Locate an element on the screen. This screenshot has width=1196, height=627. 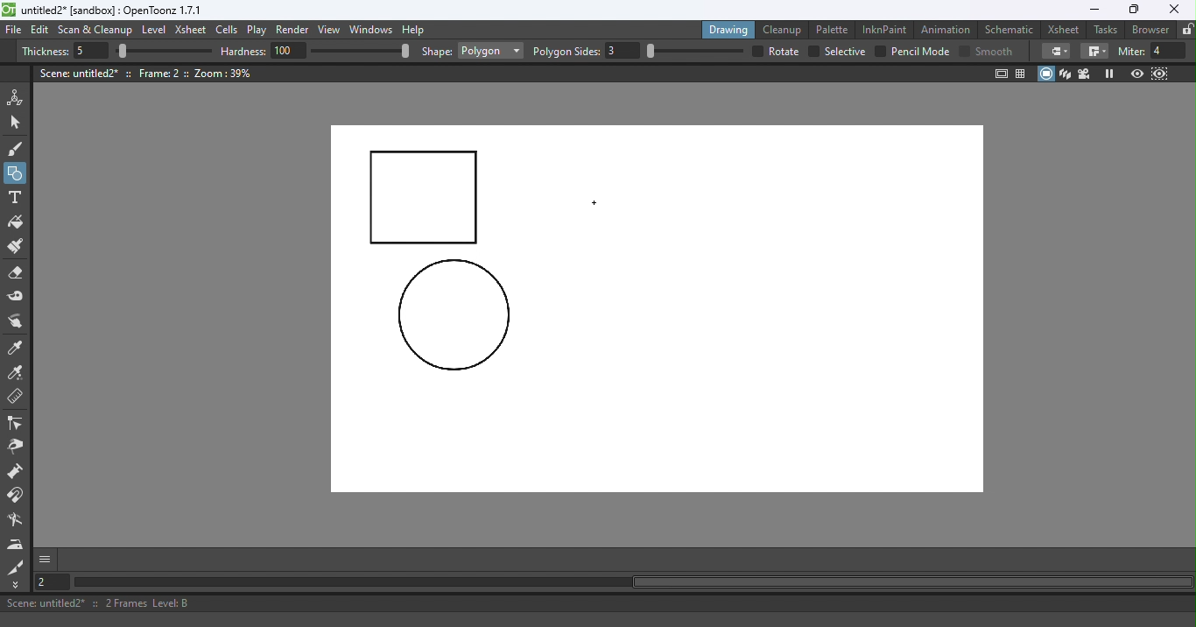
Cells is located at coordinates (229, 31).